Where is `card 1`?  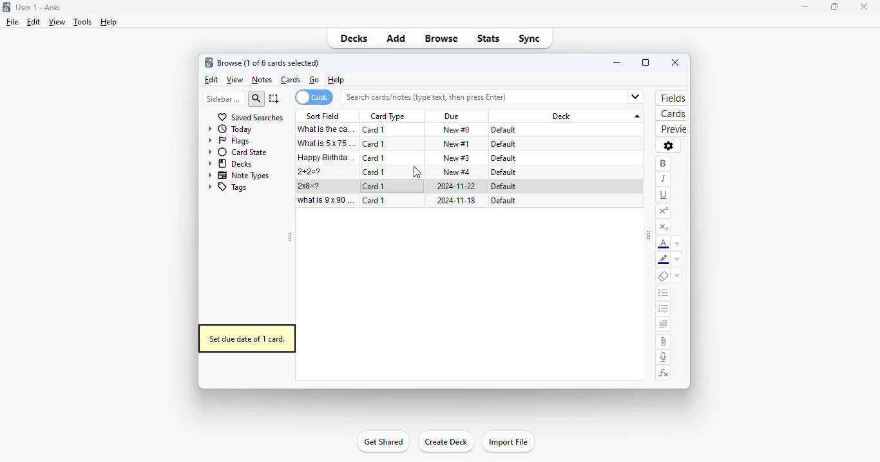
card 1 is located at coordinates (374, 130).